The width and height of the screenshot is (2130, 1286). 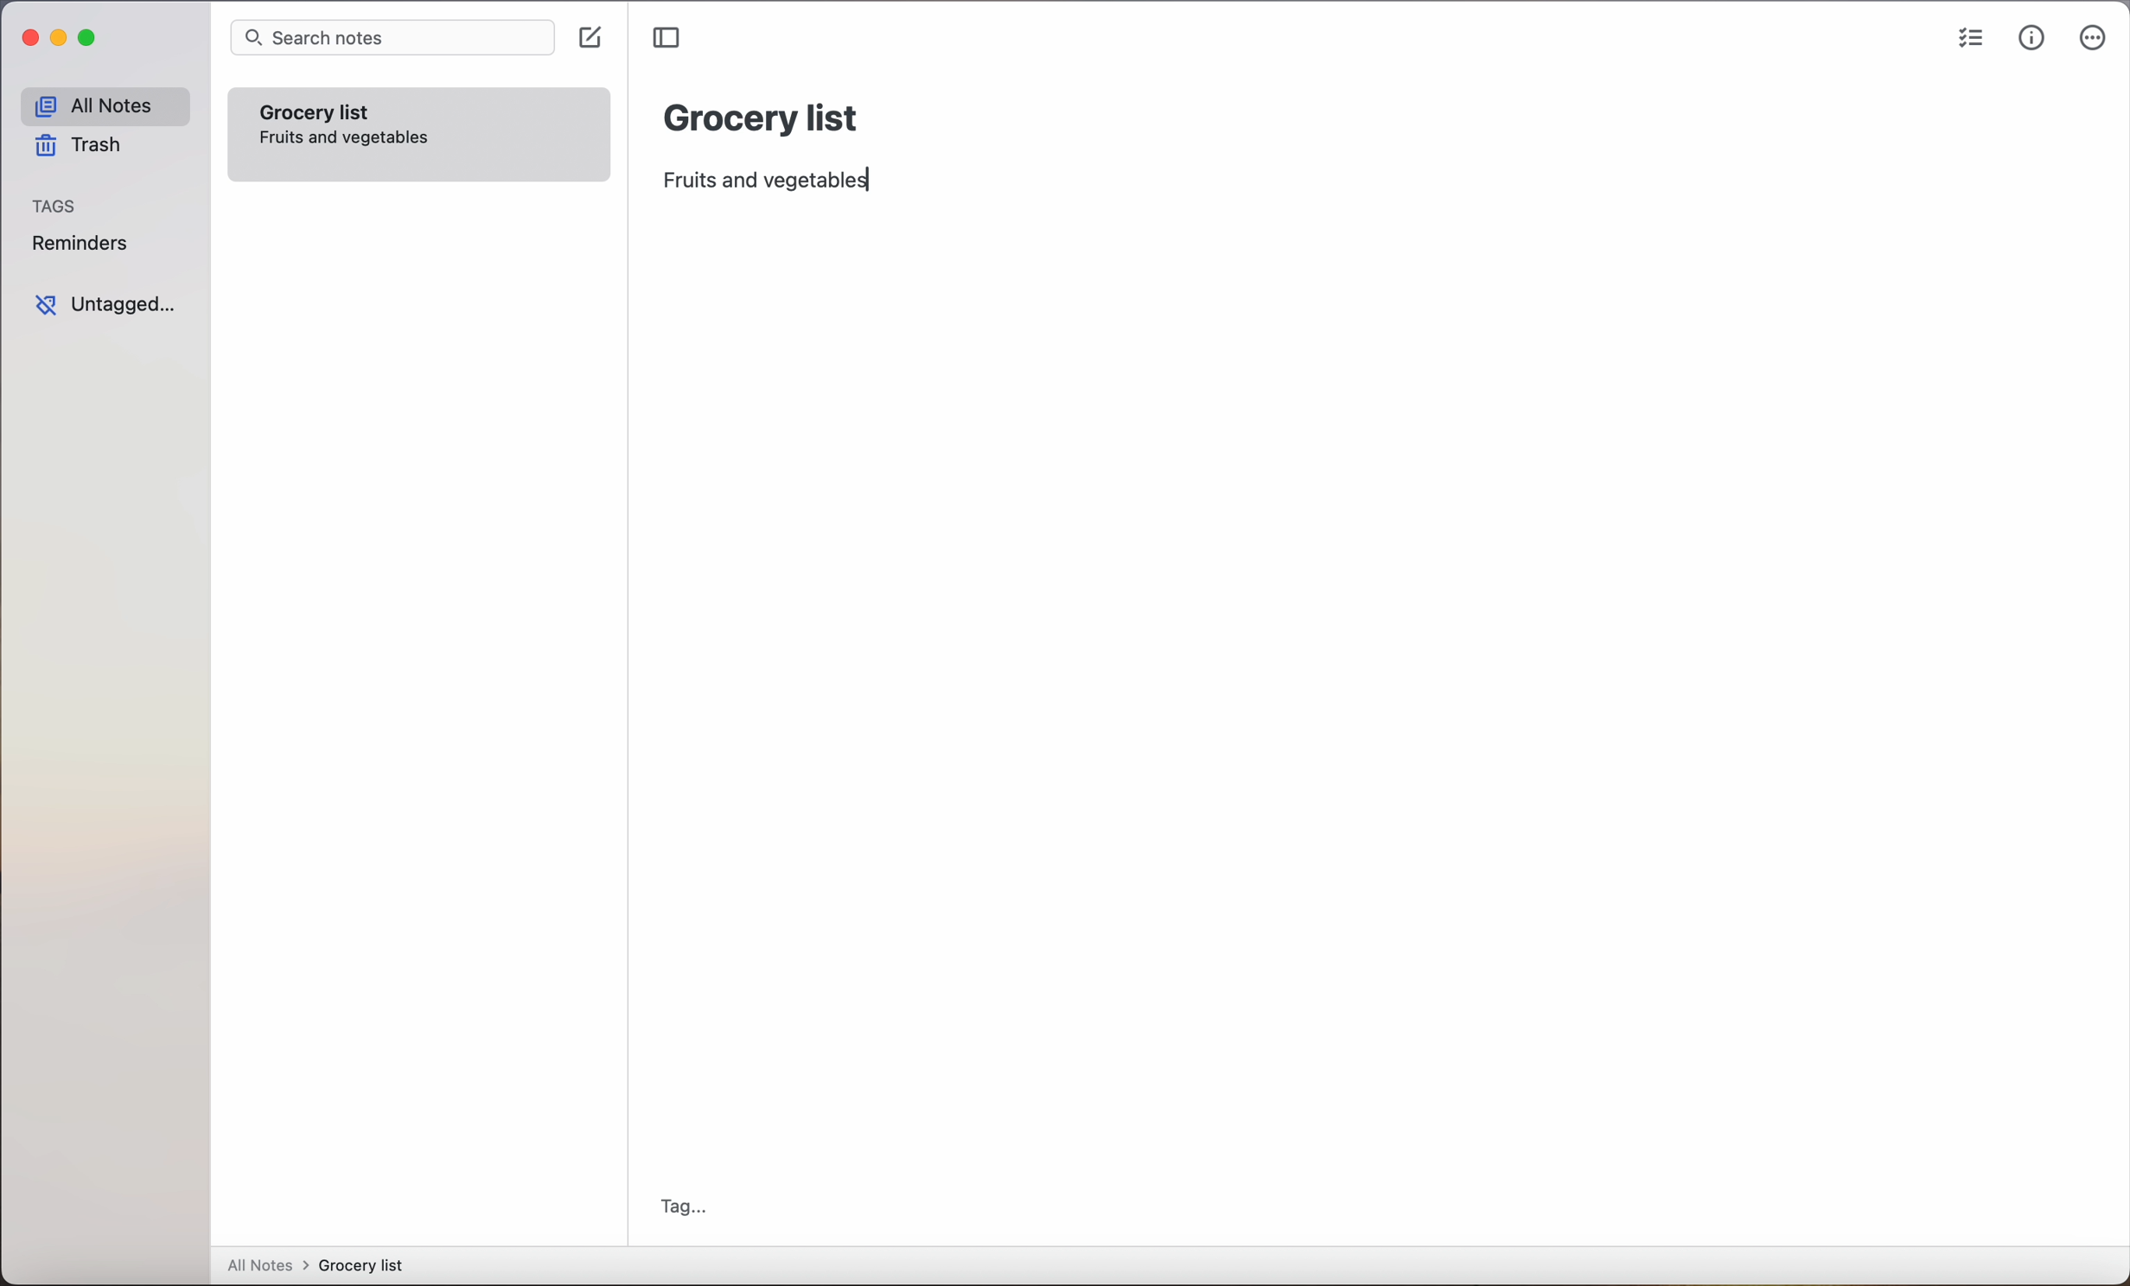 What do you see at coordinates (669, 38) in the screenshot?
I see `toggle sidebar` at bounding box center [669, 38].